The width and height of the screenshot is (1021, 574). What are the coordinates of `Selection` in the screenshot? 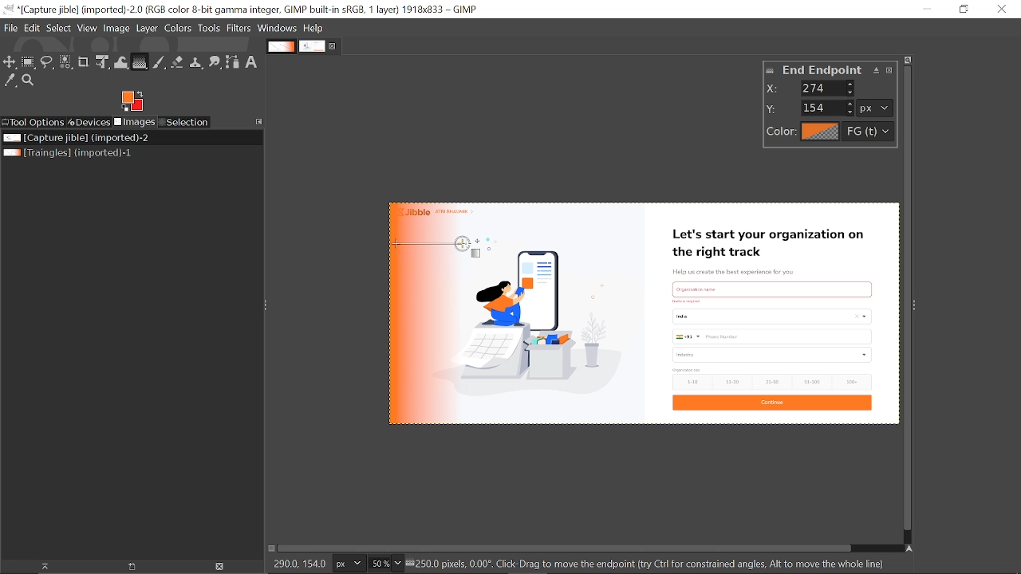 It's located at (185, 122).